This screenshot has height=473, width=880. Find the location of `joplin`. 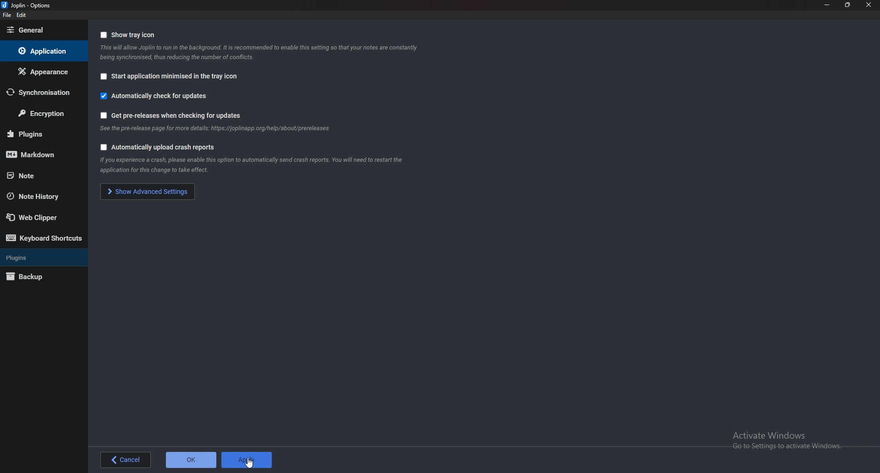

joplin is located at coordinates (31, 5).